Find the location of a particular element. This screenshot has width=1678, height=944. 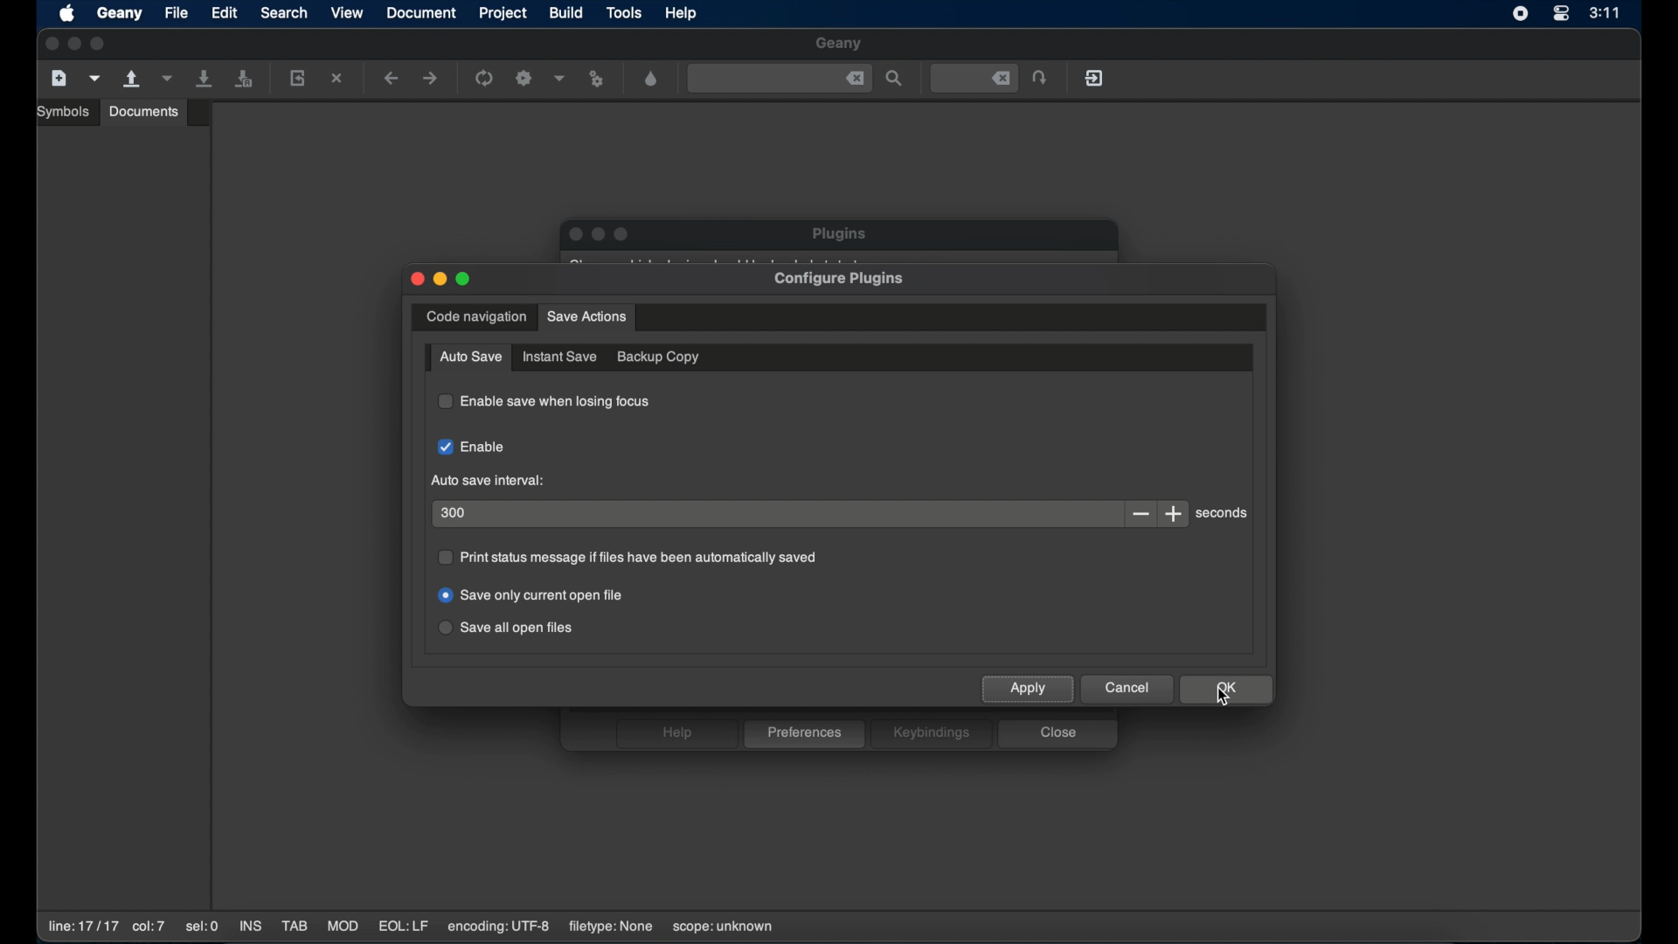

close is located at coordinates (50, 45).